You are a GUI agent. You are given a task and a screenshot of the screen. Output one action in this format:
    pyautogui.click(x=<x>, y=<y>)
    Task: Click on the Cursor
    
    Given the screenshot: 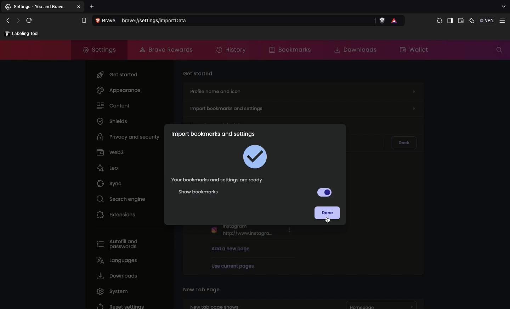 What is the action you would take?
    pyautogui.click(x=327, y=220)
    